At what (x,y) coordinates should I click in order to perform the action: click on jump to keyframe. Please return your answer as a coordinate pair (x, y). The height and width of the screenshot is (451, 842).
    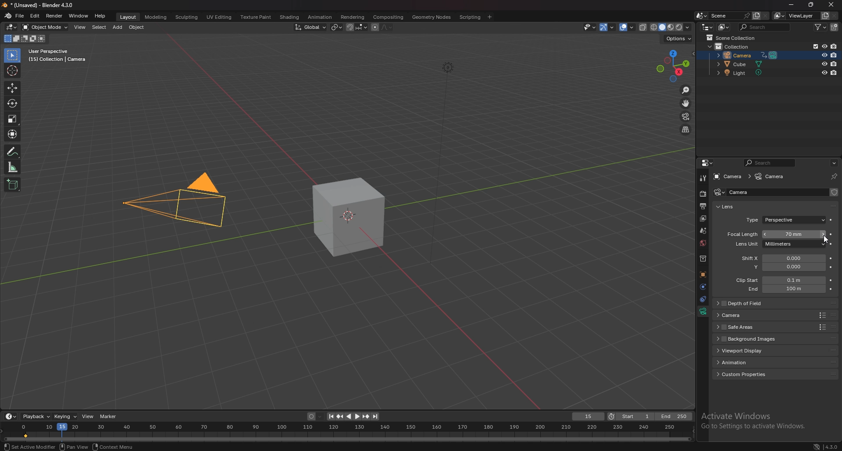
    Looking at the image, I should click on (339, 416).